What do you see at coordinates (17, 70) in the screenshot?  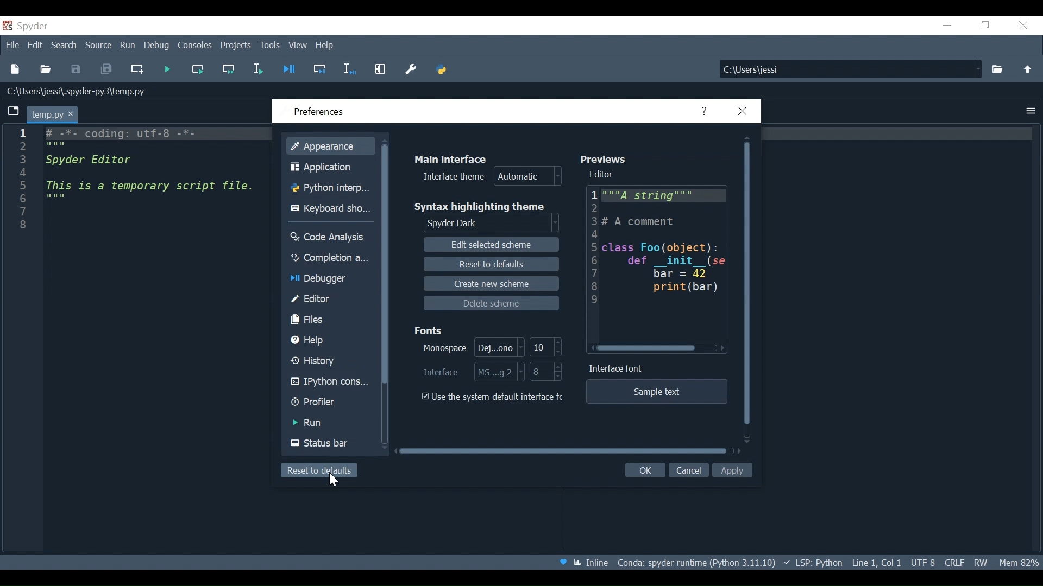 I see `New File` at bounding box center [17, 70].